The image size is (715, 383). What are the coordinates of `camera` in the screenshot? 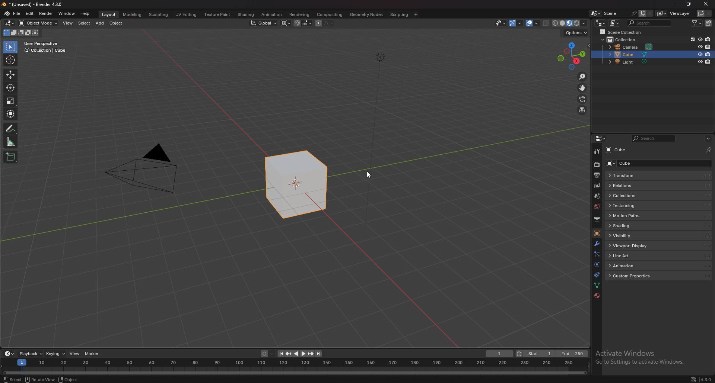 It's located at (630, 47).